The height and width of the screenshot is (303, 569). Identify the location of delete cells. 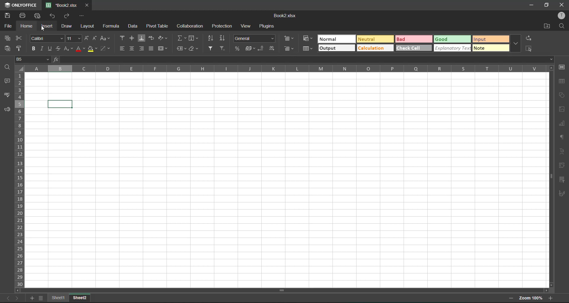
(289, 48).